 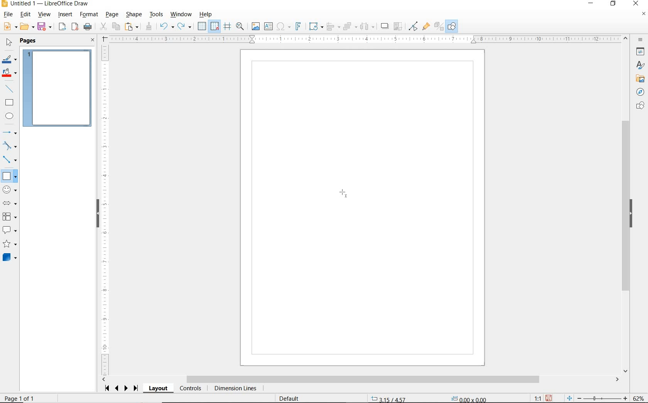 What do you see at coordinates (438, 26) in the screenshot?
I see `TOGGLE EXTRUSION` at bounding box center [438, 26].